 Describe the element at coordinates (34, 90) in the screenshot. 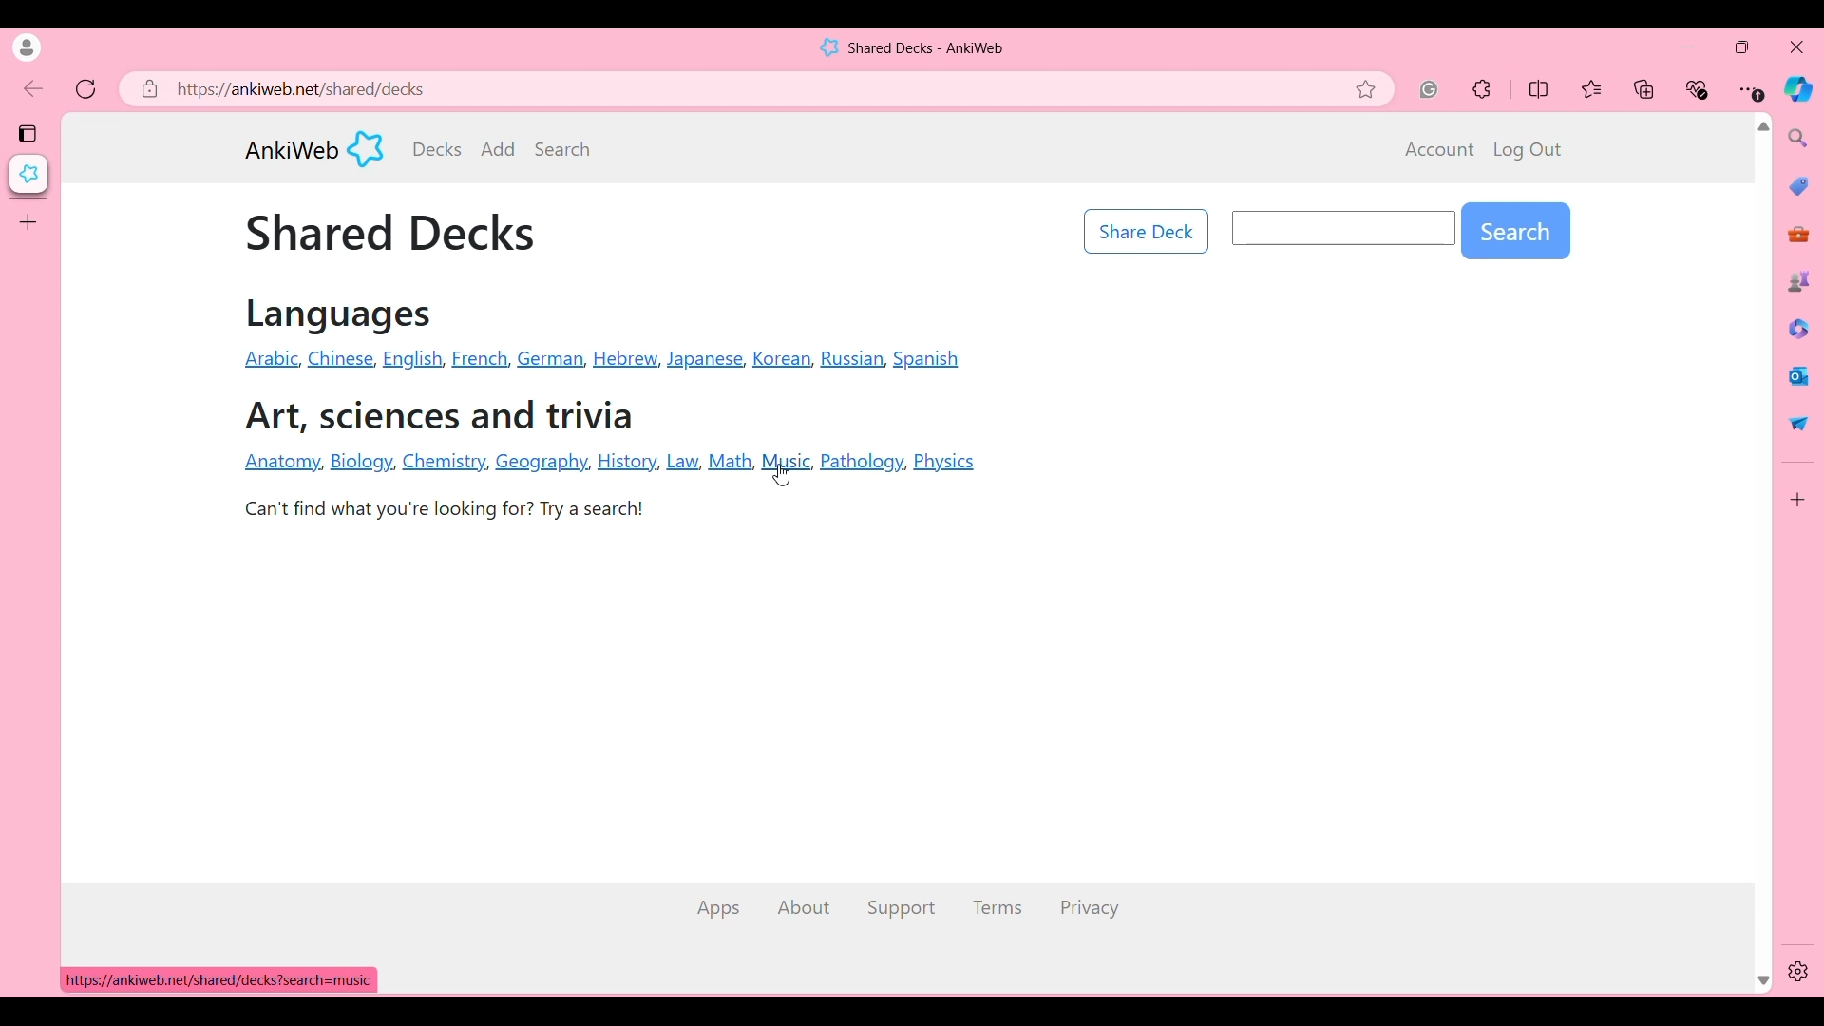

I see `Click to go back` at that location.